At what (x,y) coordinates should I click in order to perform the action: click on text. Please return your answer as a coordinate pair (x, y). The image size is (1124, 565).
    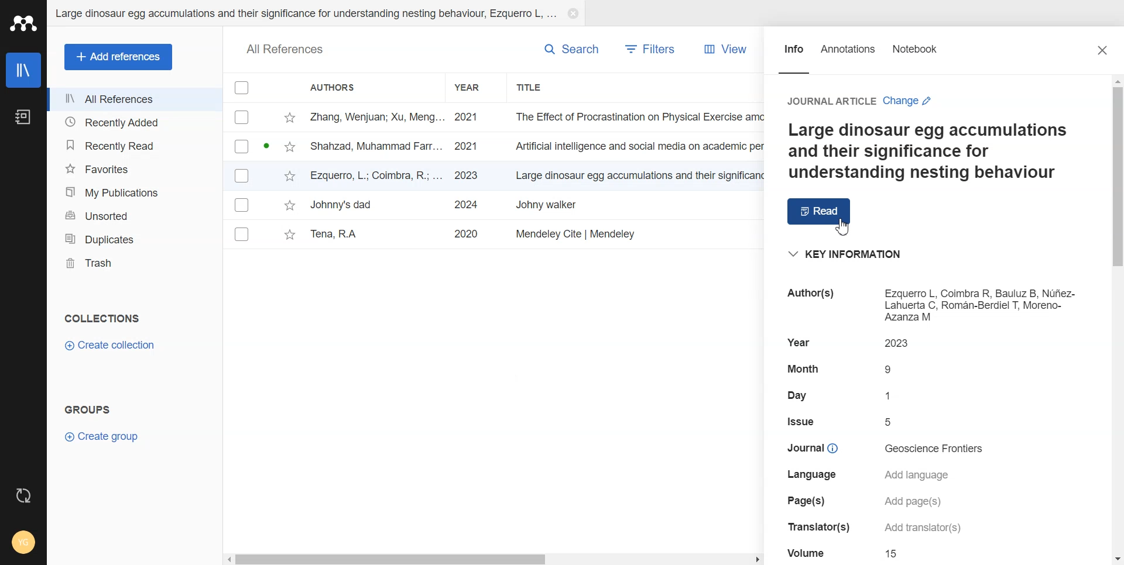
    Looking at the image, I should click on (920, 474).